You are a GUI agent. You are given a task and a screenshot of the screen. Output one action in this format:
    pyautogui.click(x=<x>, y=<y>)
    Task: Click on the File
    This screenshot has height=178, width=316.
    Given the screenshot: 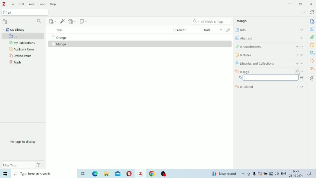 What is the action you would take?
    pyautogui.click(x=13, y=4)
    